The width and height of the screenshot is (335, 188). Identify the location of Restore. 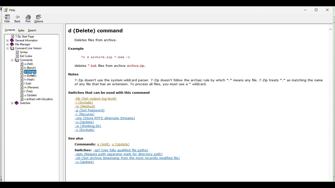
(319, 9).